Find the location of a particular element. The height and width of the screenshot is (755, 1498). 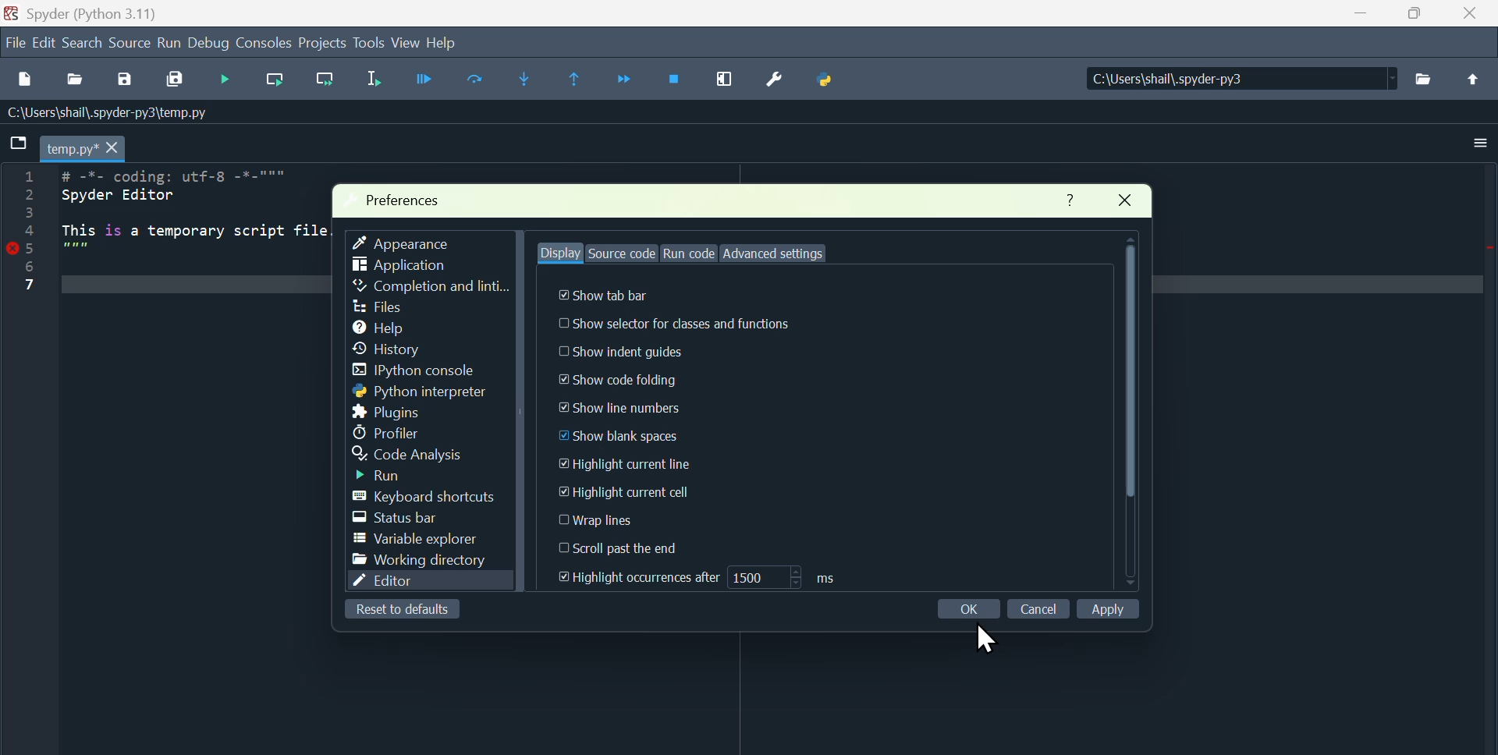

view is located at coordinates (405, 43).